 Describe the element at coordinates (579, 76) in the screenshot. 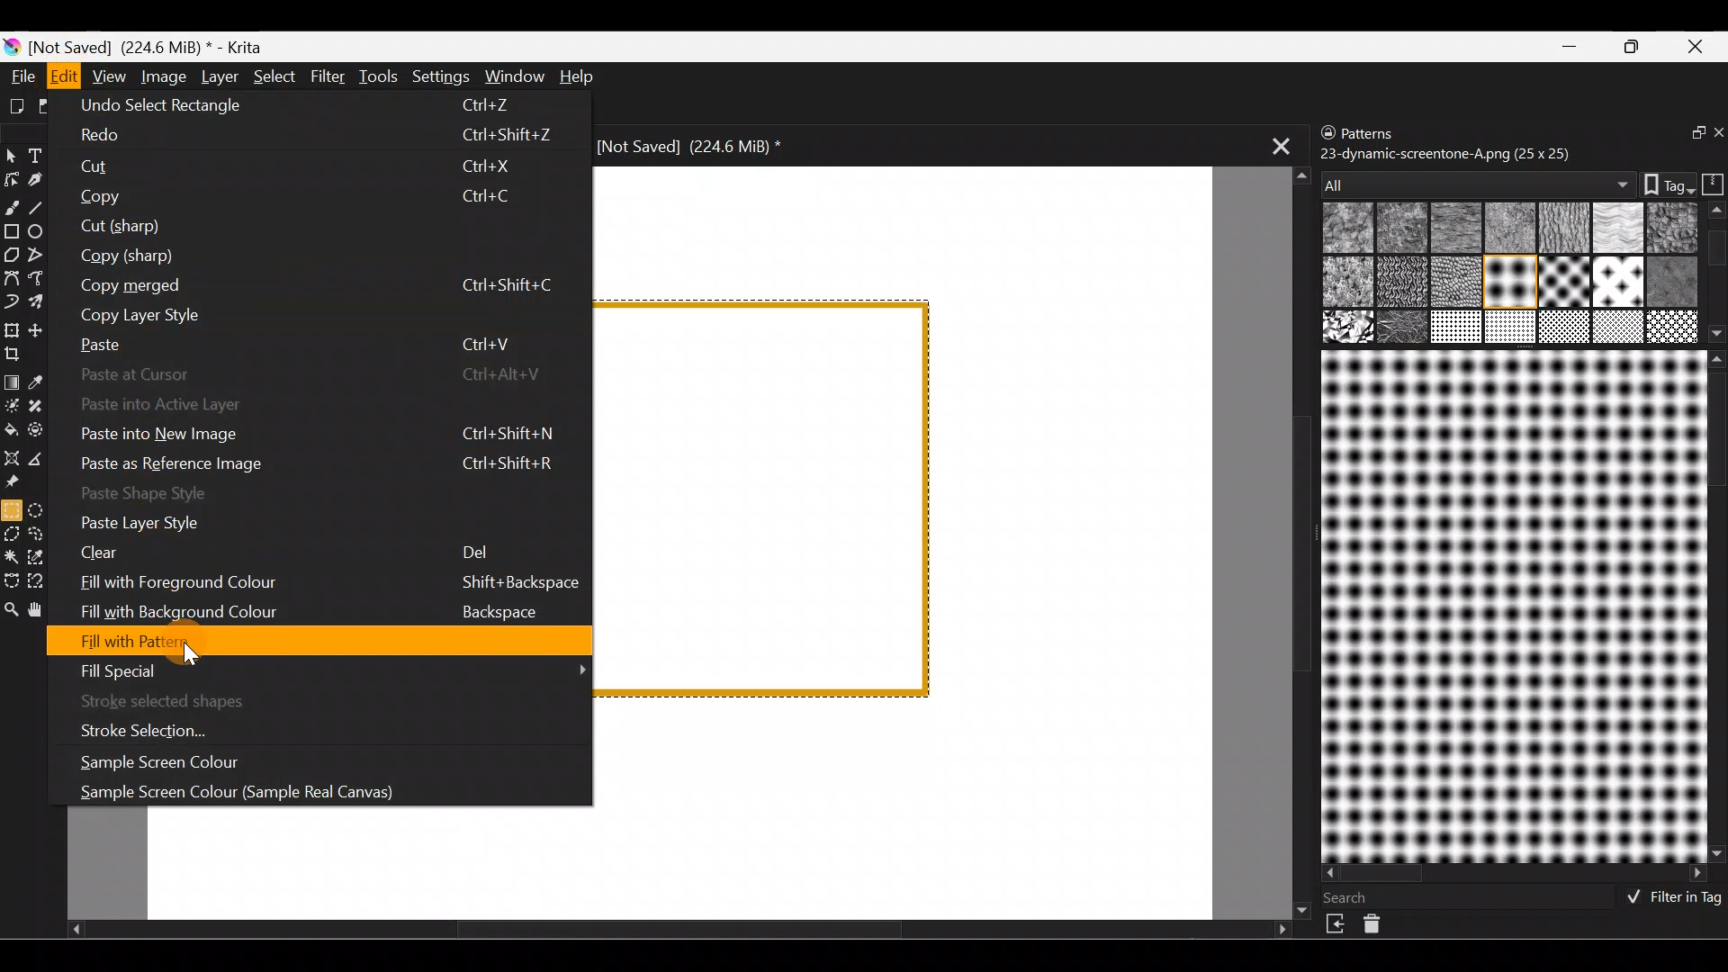

I see `Help` at that location.